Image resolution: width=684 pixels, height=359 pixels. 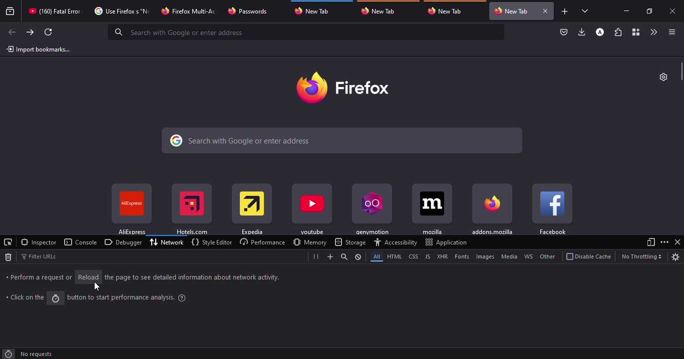 What do you see at coordinates (393, 256) in the screenshot?
I see `html` at bounding box center [393, 256].